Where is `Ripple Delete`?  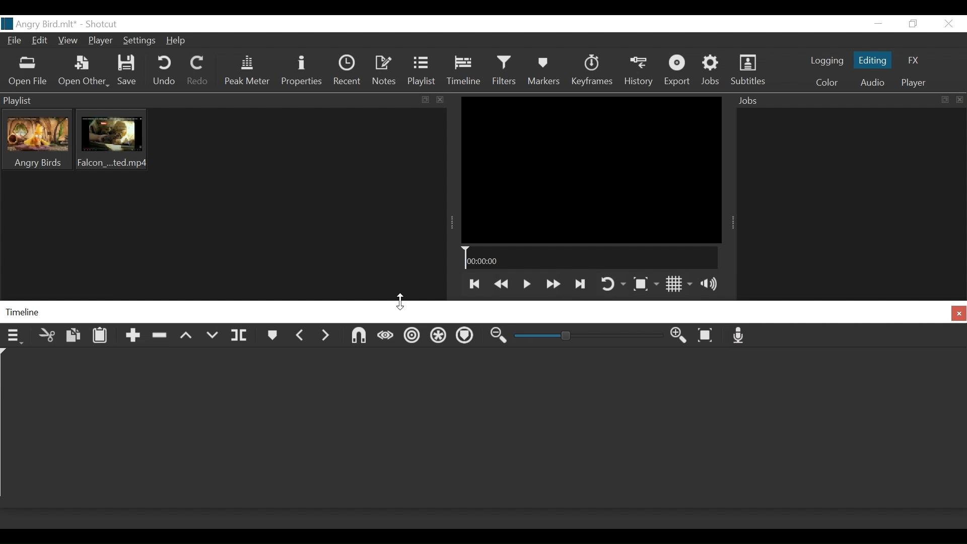
Ripple Delete is located at coordinates (159, 338).